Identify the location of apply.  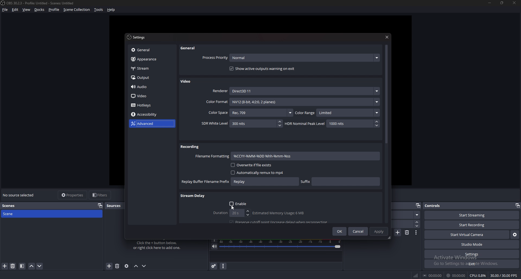
(379, 231).